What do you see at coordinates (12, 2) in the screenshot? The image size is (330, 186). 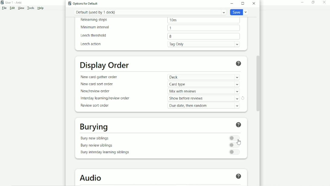 I see `User 1 - Anki` at bounding box center [12, 2].